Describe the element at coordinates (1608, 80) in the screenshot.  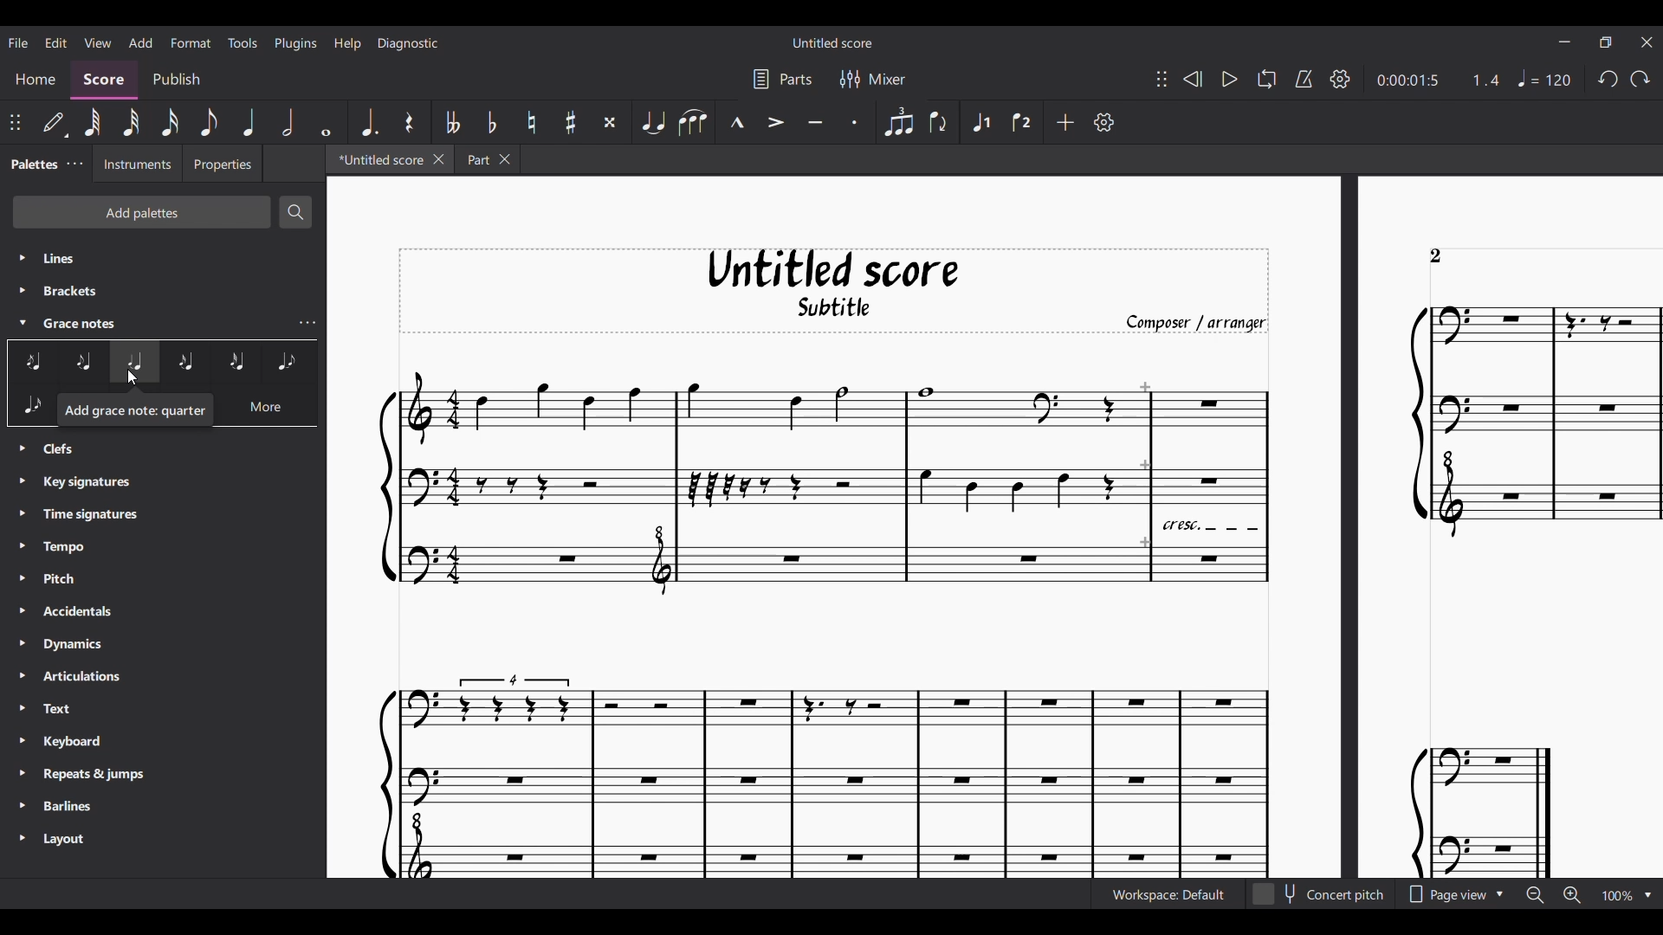
I see `Undo` at that location.